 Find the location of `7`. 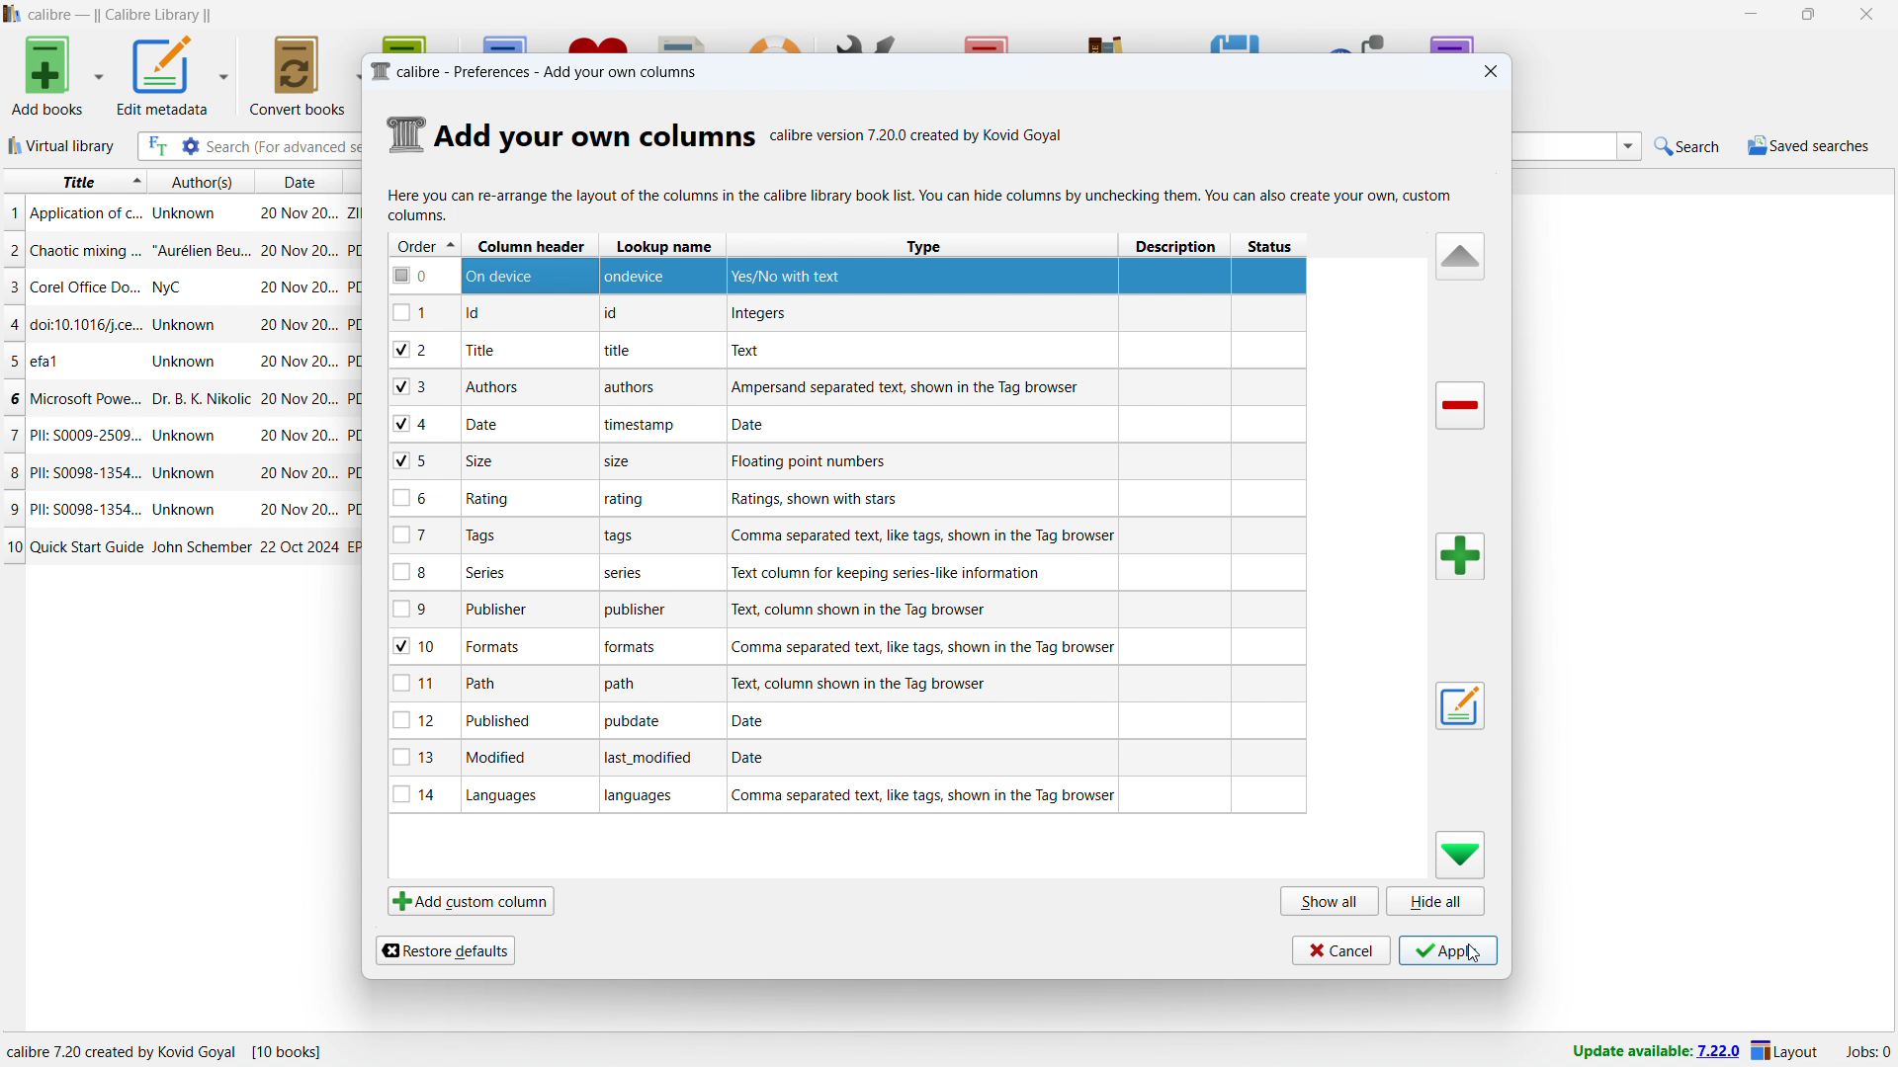

7 is located at coordinates (12, 435).